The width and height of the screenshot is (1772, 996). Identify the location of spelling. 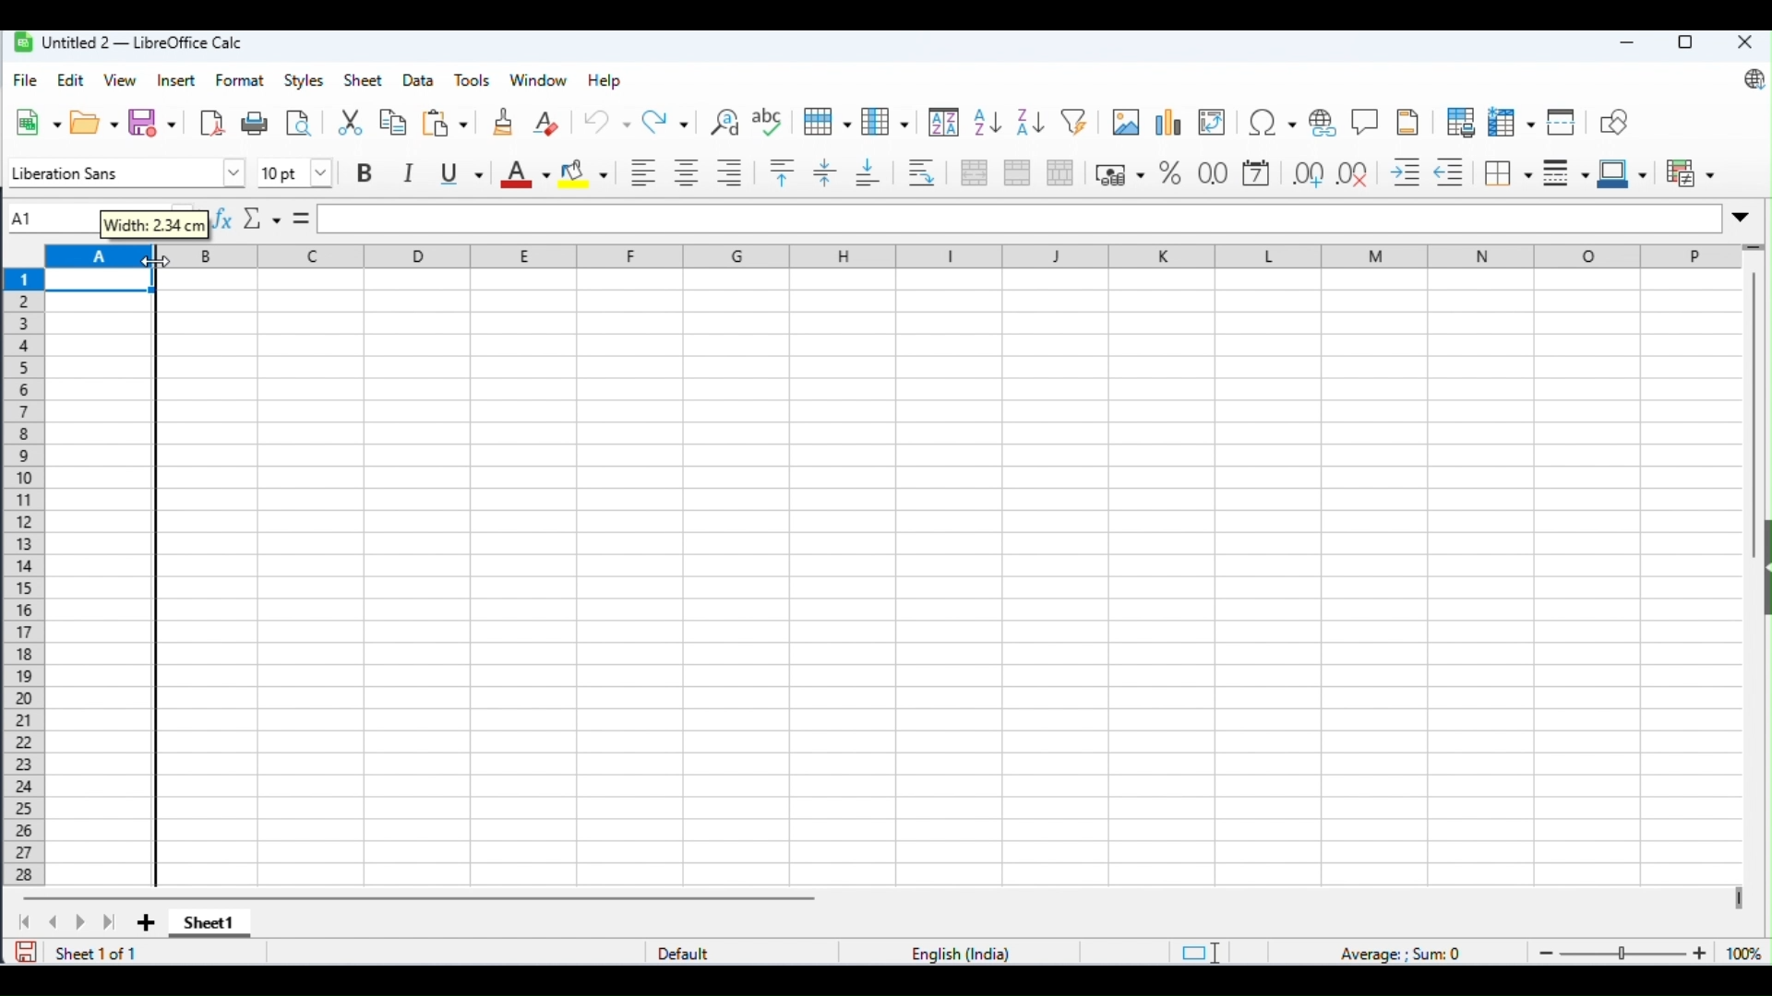
(770, 122).